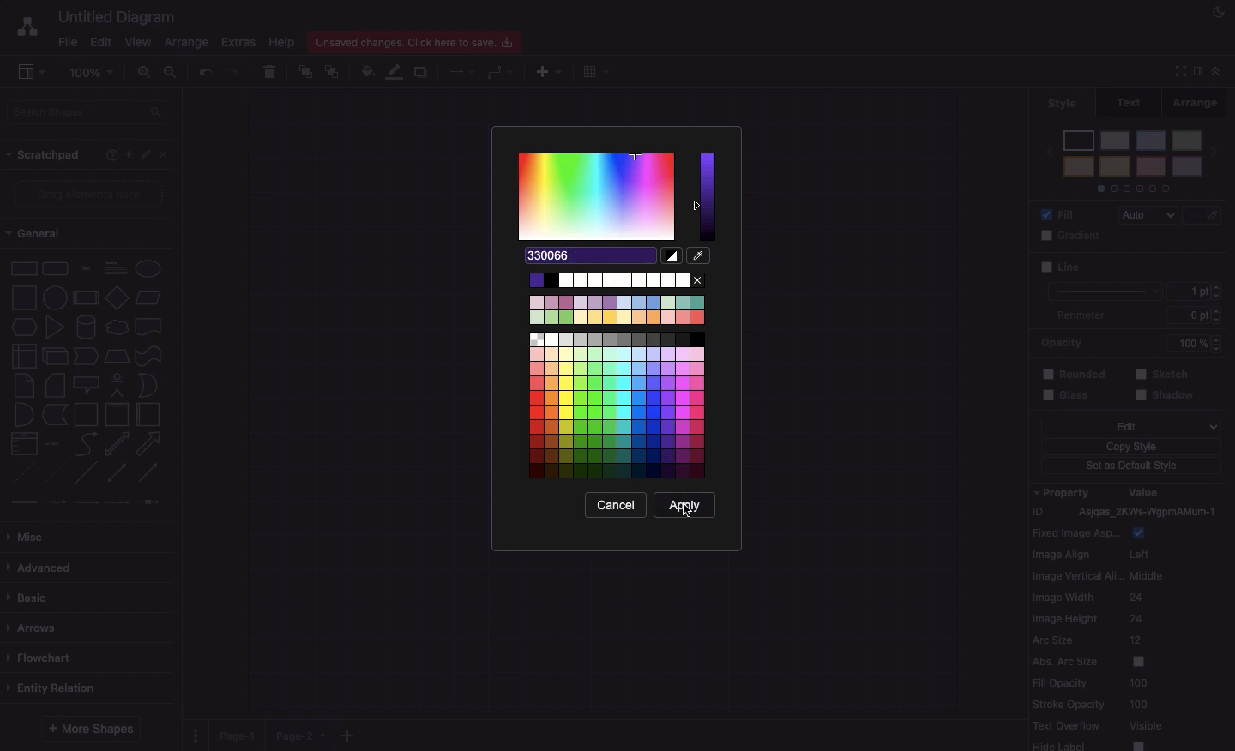 Image resolution: width=1235 pixels, height=751 pixels. I want to click on bidirectional connector, so click(116, 472).